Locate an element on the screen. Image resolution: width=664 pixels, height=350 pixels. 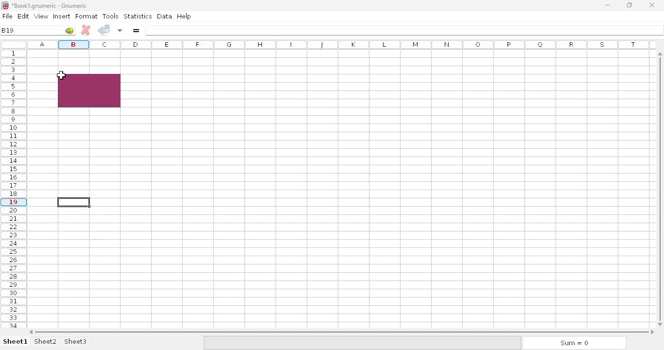
help is located at coordinates (184, 17).